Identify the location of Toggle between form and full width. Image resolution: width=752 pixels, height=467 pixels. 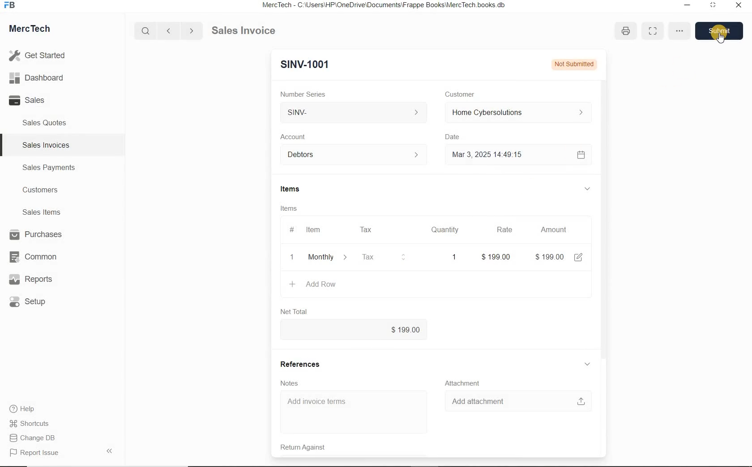
(651, 31).